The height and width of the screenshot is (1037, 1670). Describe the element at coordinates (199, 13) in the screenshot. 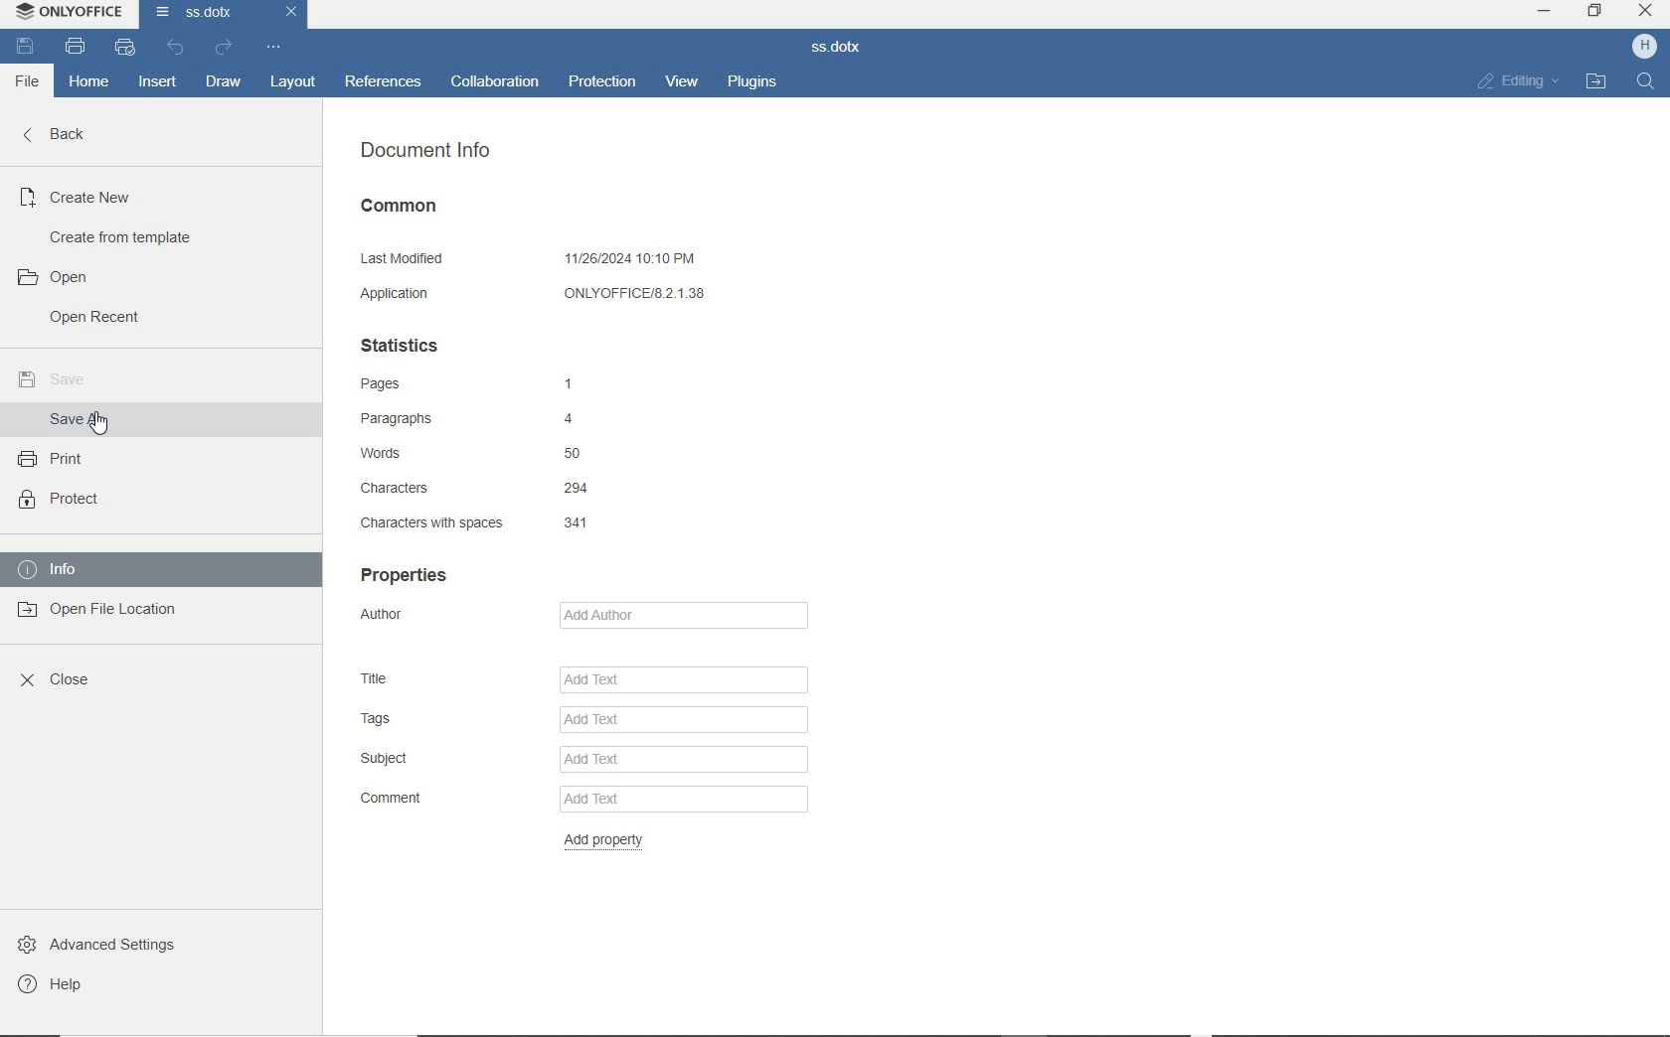

I see `DOCUMENT NAME` at that location.